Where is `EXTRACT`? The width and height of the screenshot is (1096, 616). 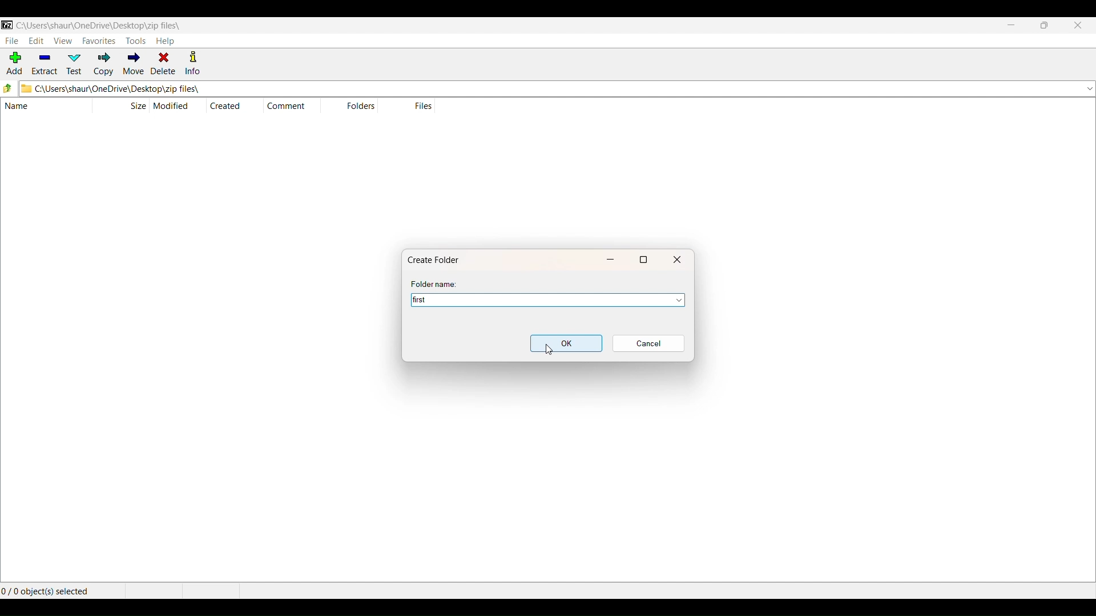 EXTRACT is located at coordinates (44, 64).